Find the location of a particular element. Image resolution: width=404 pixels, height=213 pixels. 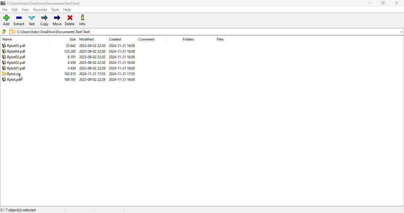

favorites is located at coordinates (41, 10).